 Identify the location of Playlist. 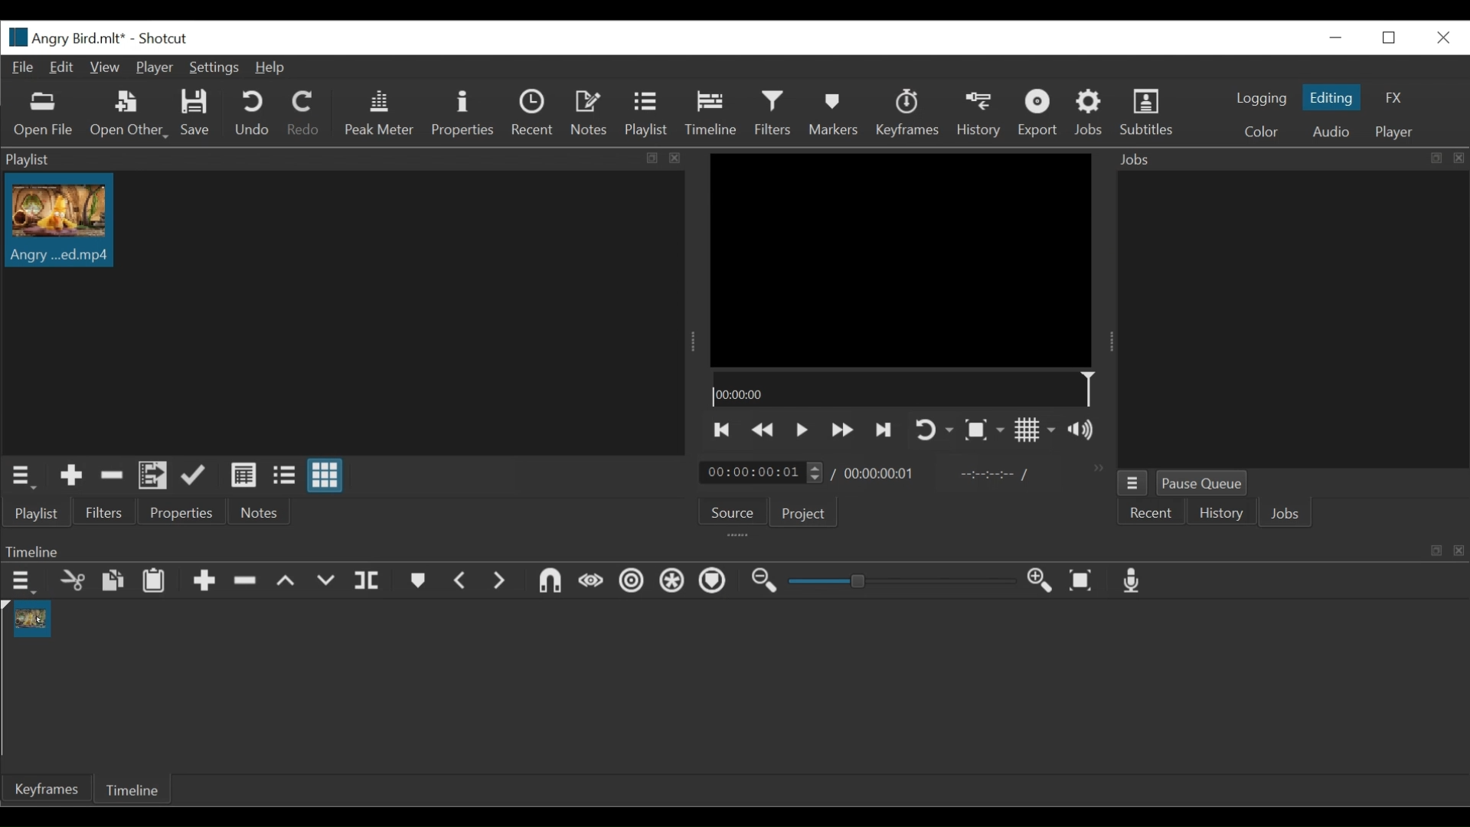
(645, 115).